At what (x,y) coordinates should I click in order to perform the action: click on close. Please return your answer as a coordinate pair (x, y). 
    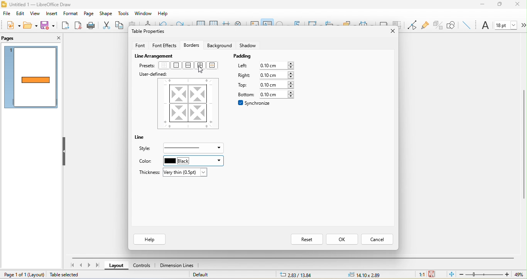
    Looking at the image, I should click on (58, 37).